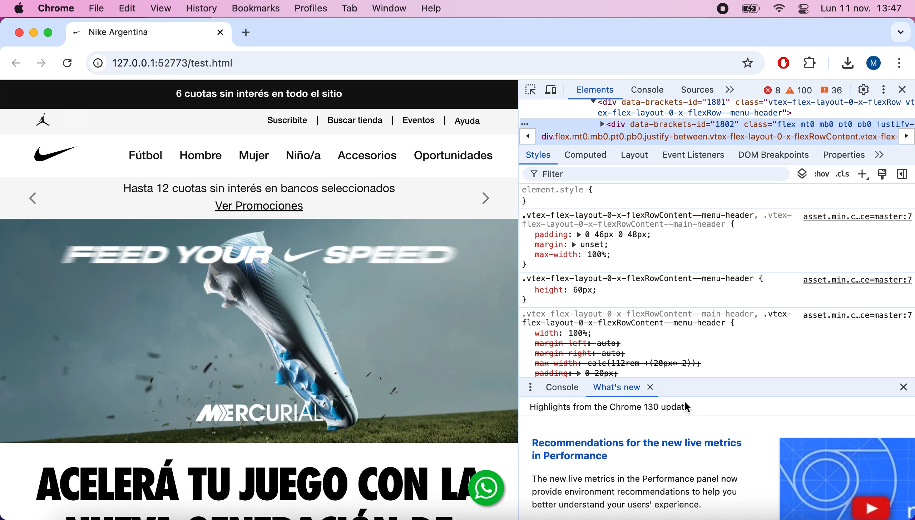  What do you see at coordinates (53, 156) in the screenshot?
I see `Nike Logo` at bounding box center [53, 156].